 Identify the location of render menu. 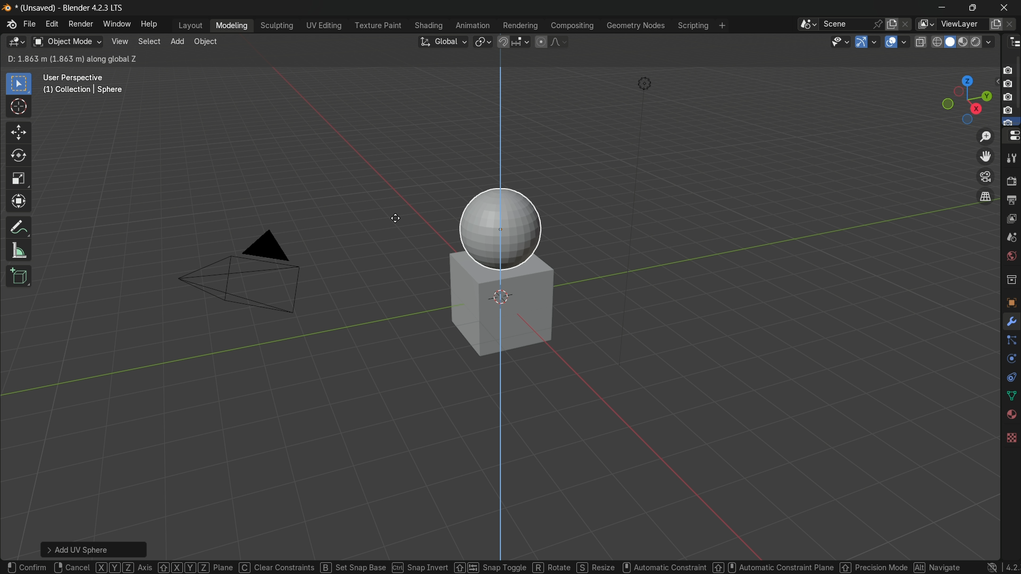
(80, 24).